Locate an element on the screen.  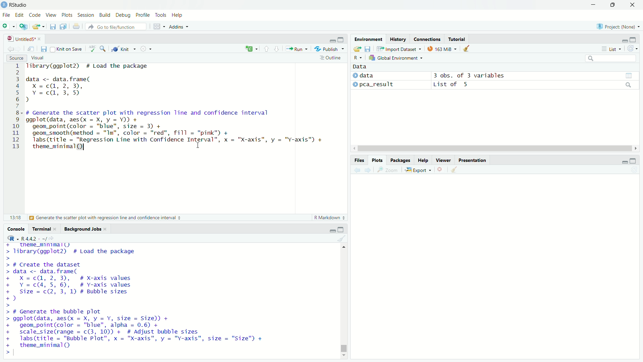
Workspace panes is located at coordinates (159, 26).